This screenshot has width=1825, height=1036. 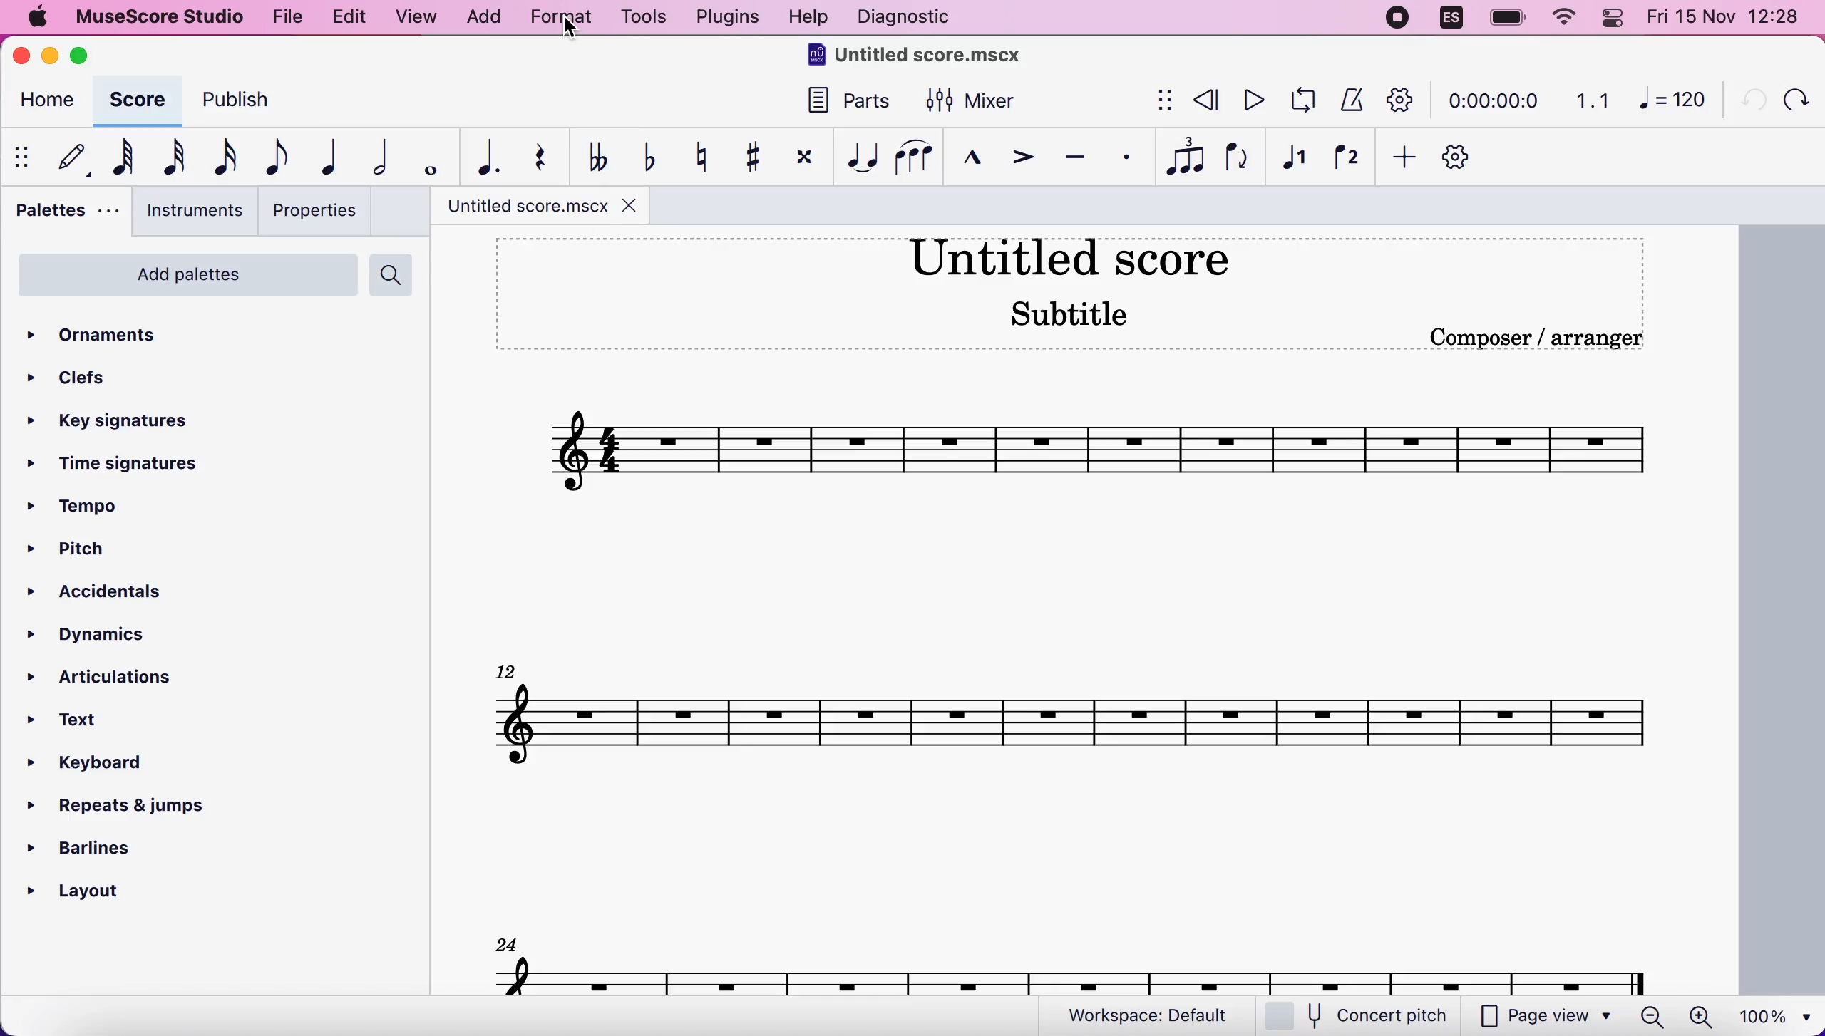 I want to click on close, so click(x=25, y=57).